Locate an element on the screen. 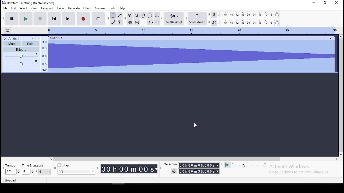 Image resolution: width=344 pixels, height=193 pixels. select is located at coordinates (24, 9).